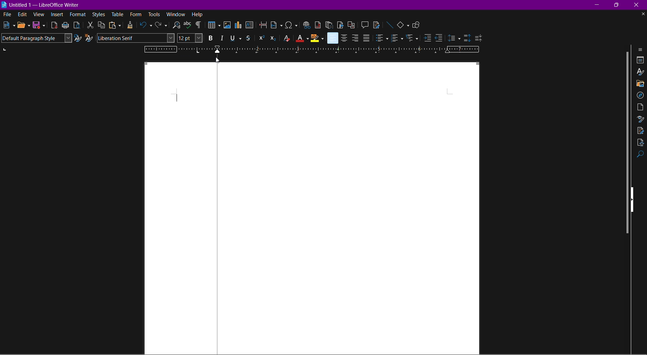  Describe the element at coordinates (641, 155) in the screenshot. I see `Find` at that location.